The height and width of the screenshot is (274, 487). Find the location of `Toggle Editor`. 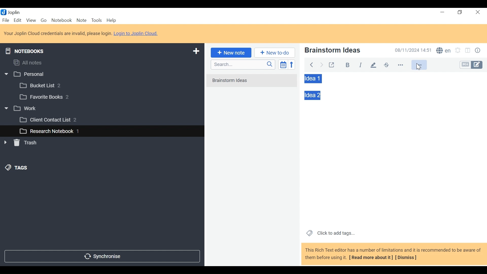

Toggle Editor is located at coordinates (472, 65).